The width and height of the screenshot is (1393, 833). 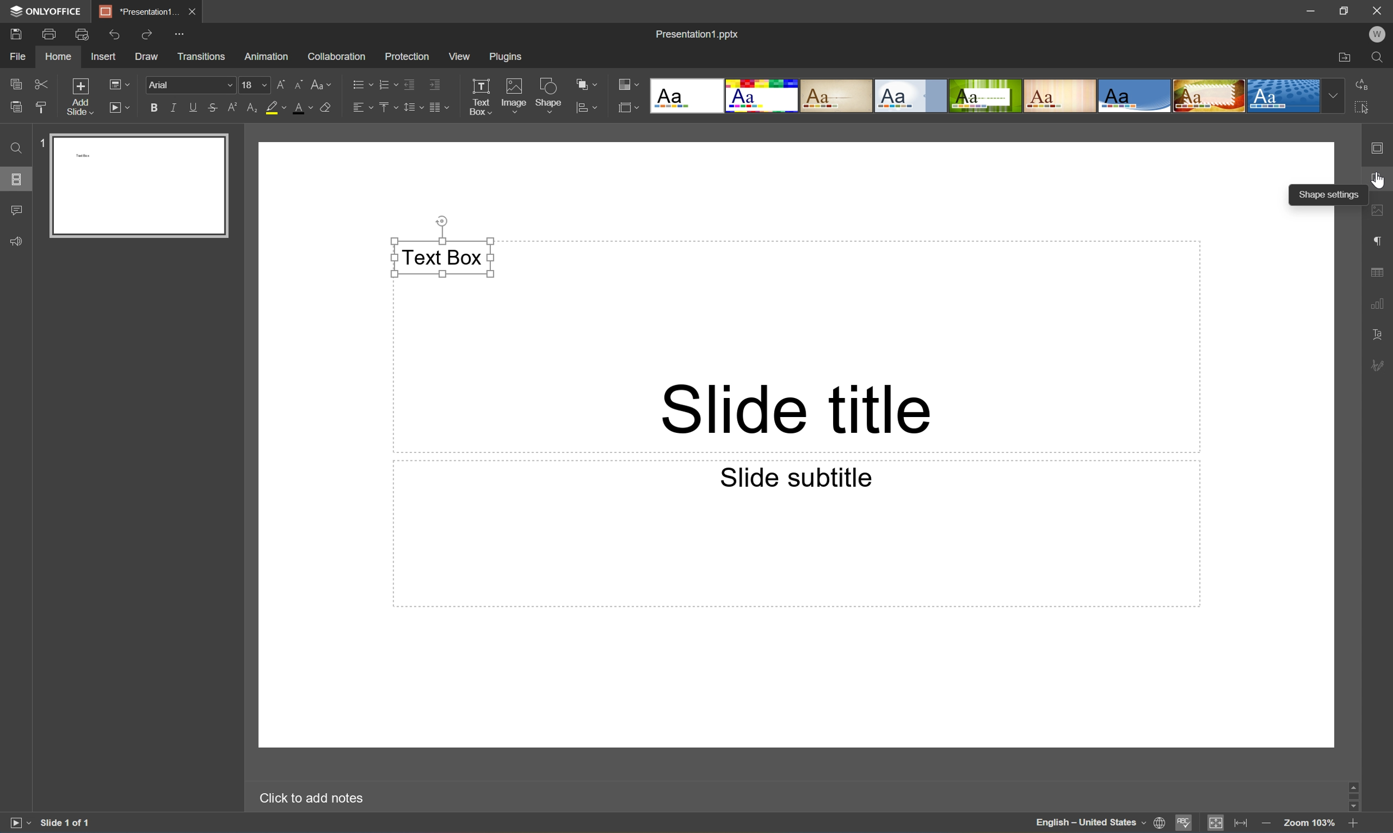 I want to click on Slide title, so click(x=796, y=406).